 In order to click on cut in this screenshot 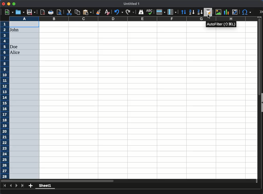, I will do `click(69, 12)`.